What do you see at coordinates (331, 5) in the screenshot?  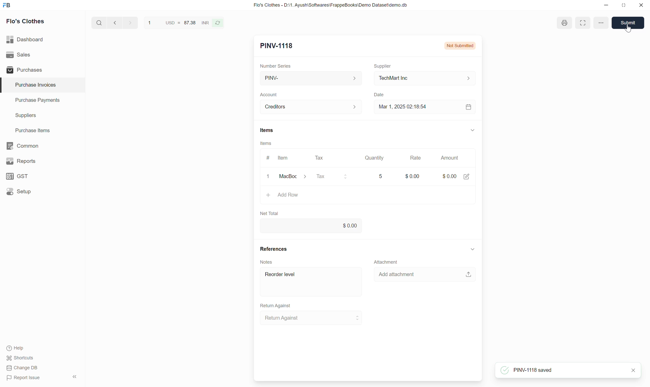 I see `Flo's Clothes - D:\1. Ayush\Softwares\FrappeBooks\Demo Dataset\demo.db` at bounding box center [331, 5].